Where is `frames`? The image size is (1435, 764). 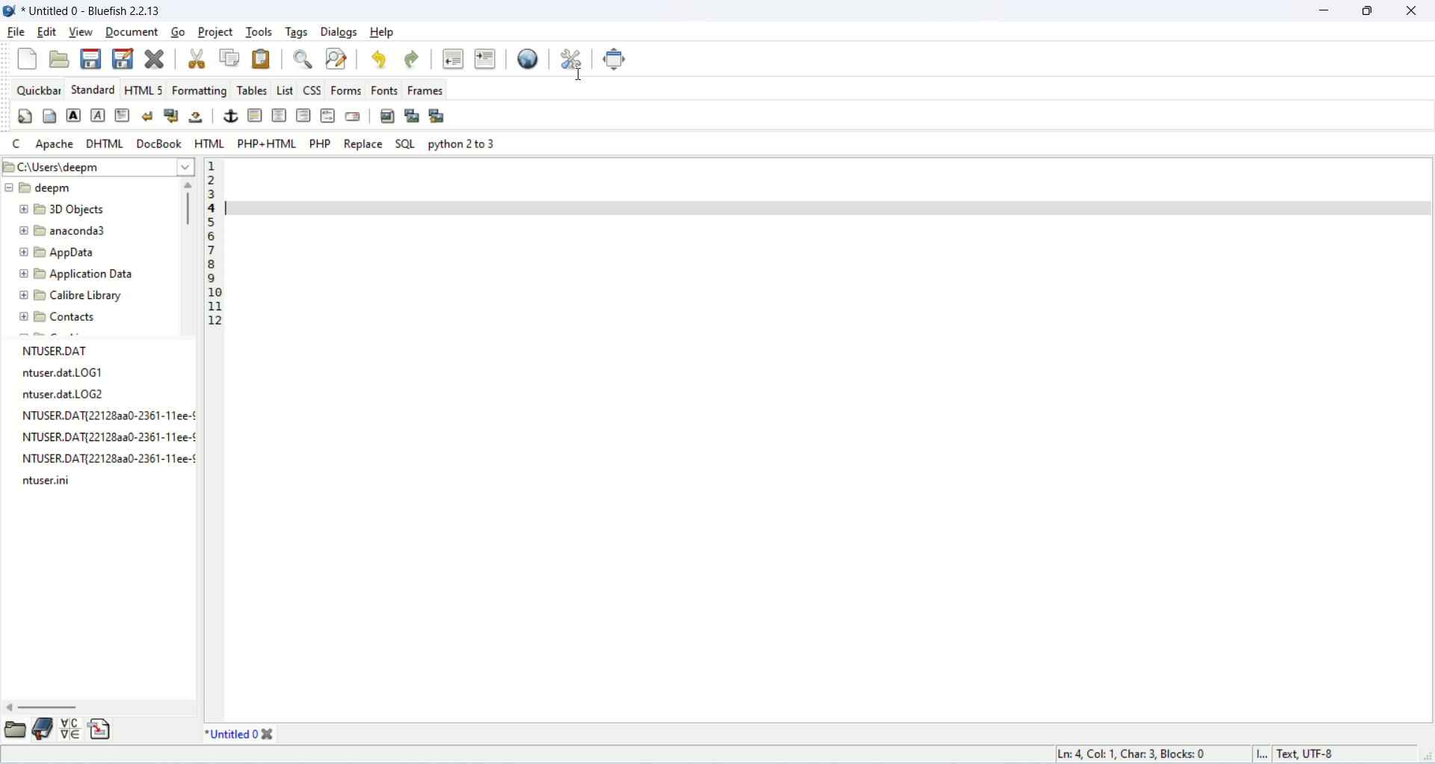
frames is located at coordinates (425, 89).